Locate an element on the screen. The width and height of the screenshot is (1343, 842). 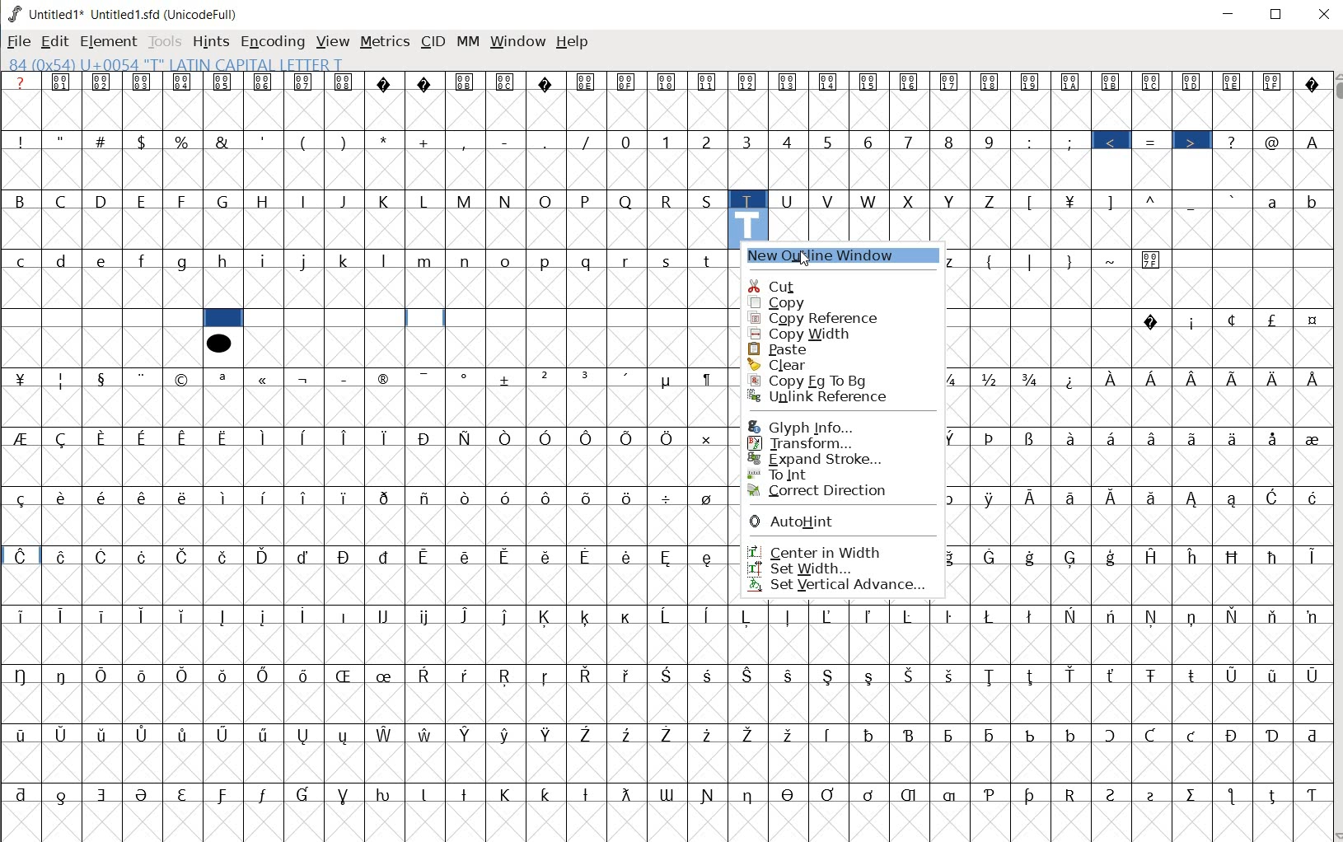
G is located at coordinates (223, 202).